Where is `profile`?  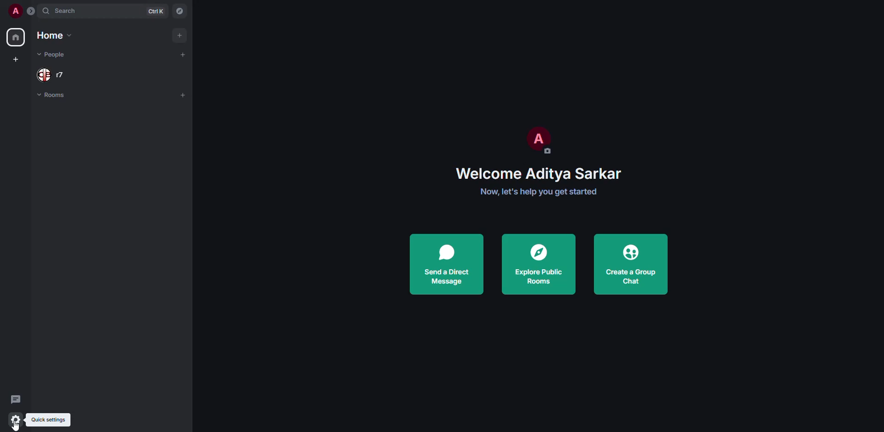 profile is located at coordinates (15, 11).